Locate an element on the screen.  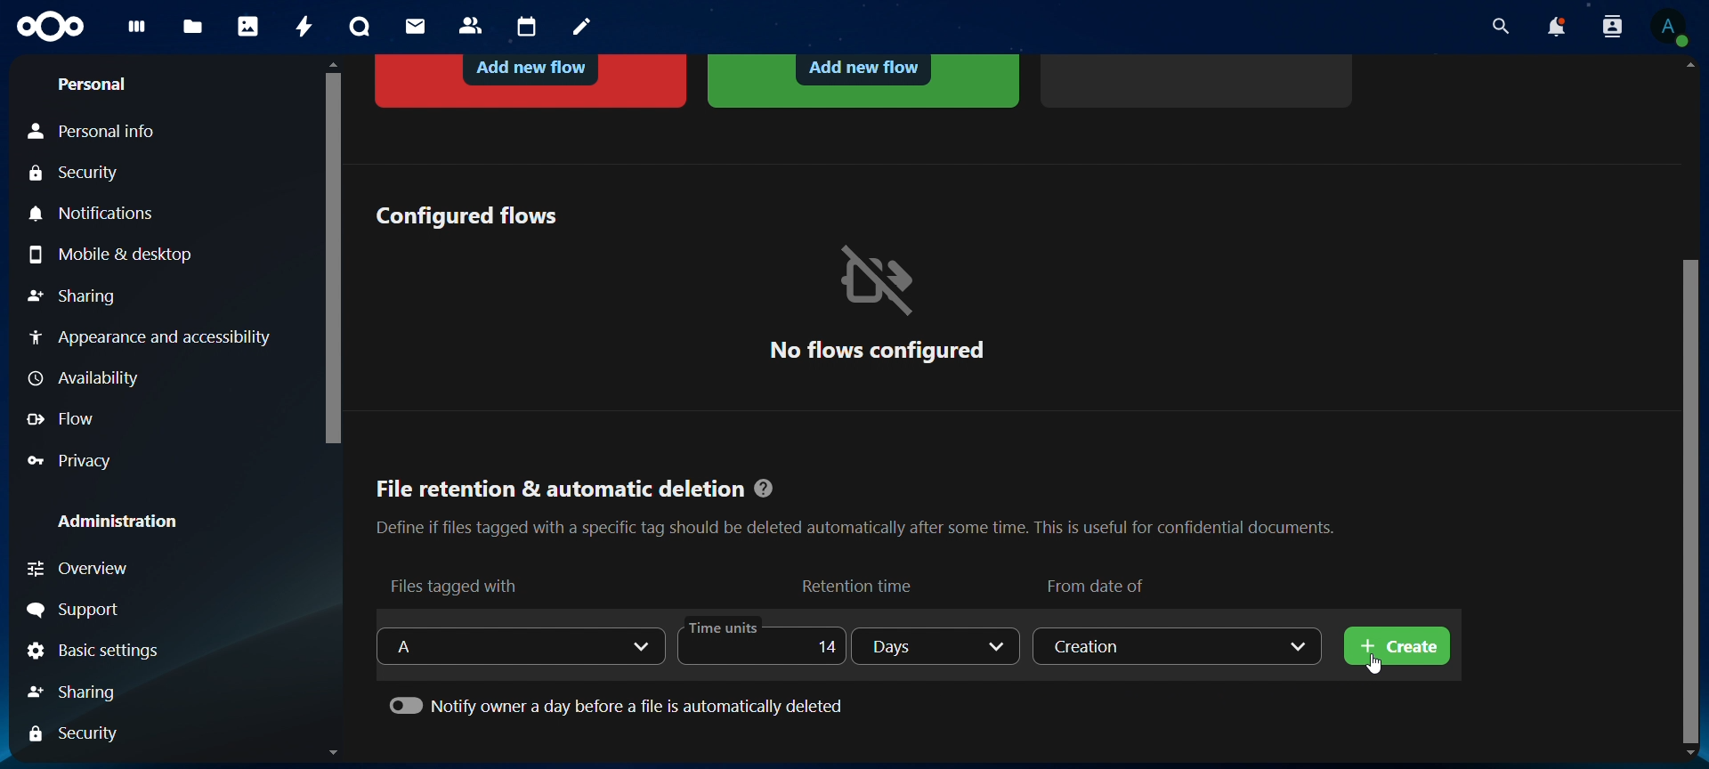
administration is located at coordinates (119, 521).